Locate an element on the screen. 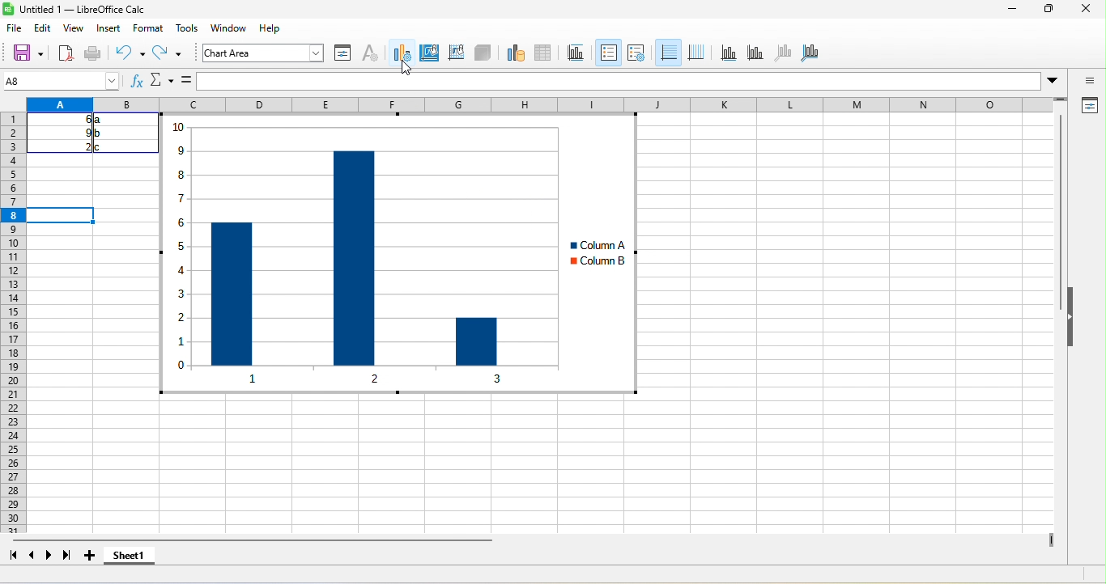 Image resolution: width=1106 pixels, height=584 pixels. file is located at coordinates (15, 28).